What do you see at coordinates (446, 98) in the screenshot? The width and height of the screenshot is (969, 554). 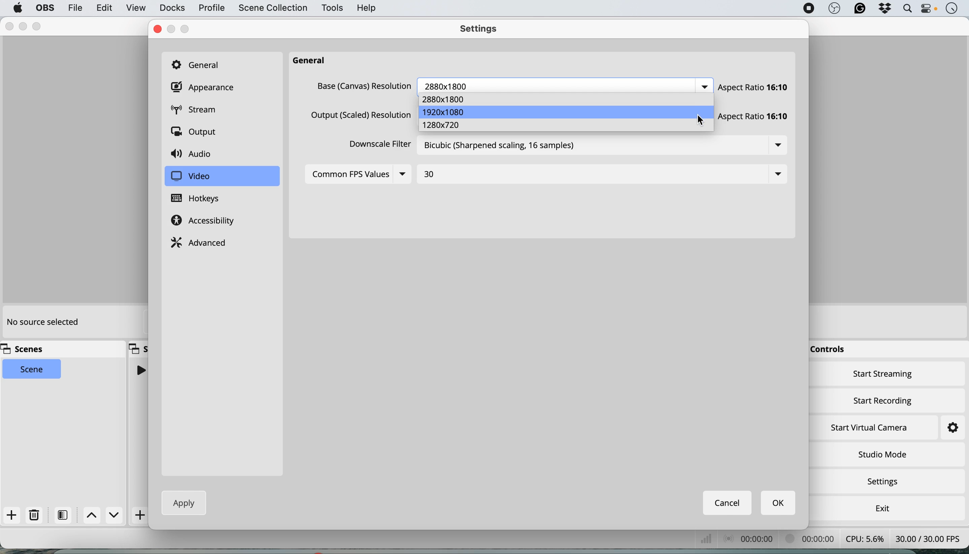 I see `2880 x 1800` at bounding box center [446, 98].